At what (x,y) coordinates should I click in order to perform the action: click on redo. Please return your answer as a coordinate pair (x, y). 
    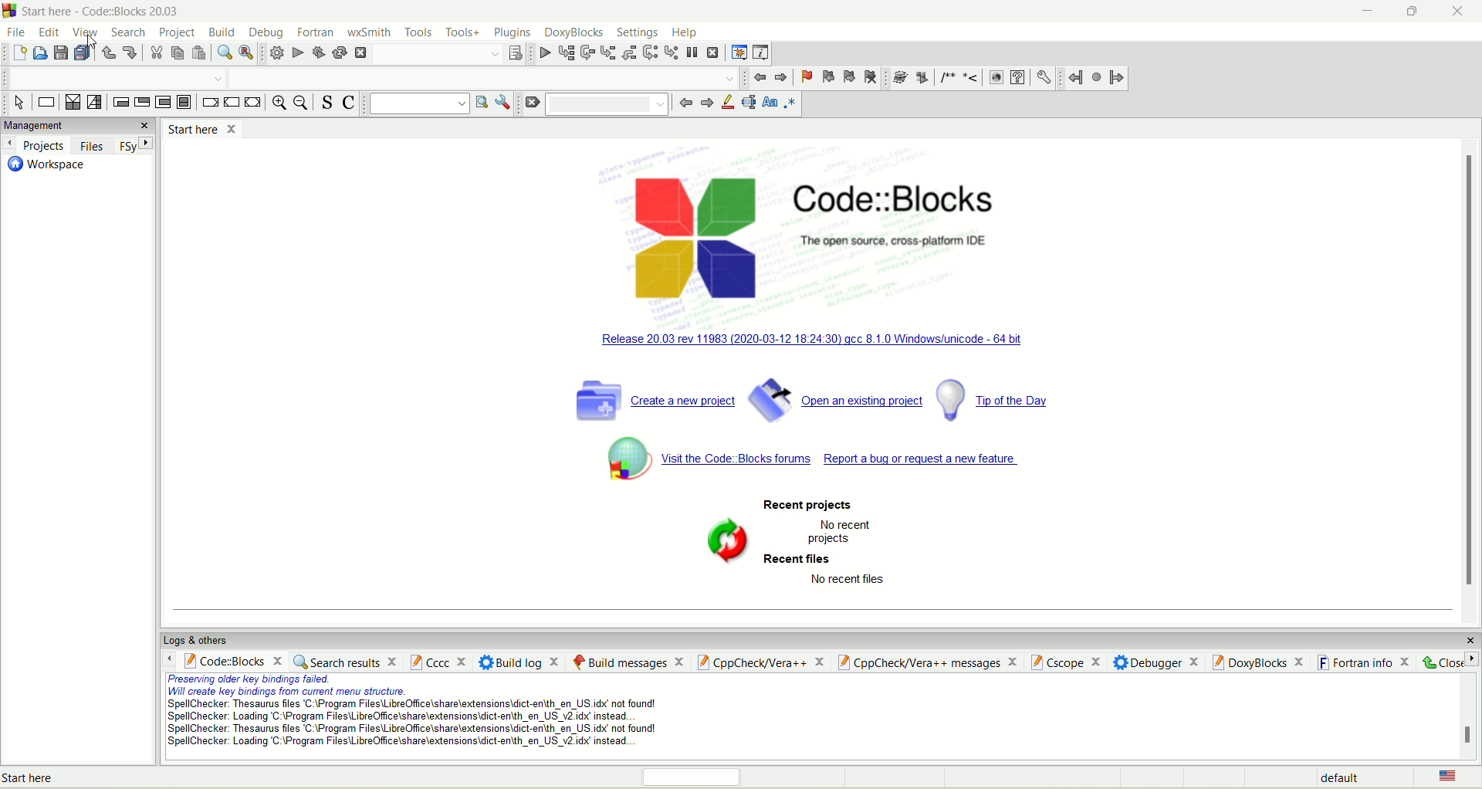
    Looking at the image, I should click on (130, 54).